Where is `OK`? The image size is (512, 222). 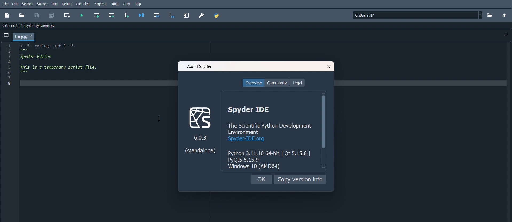
OK is located at coordinates (261, 179).